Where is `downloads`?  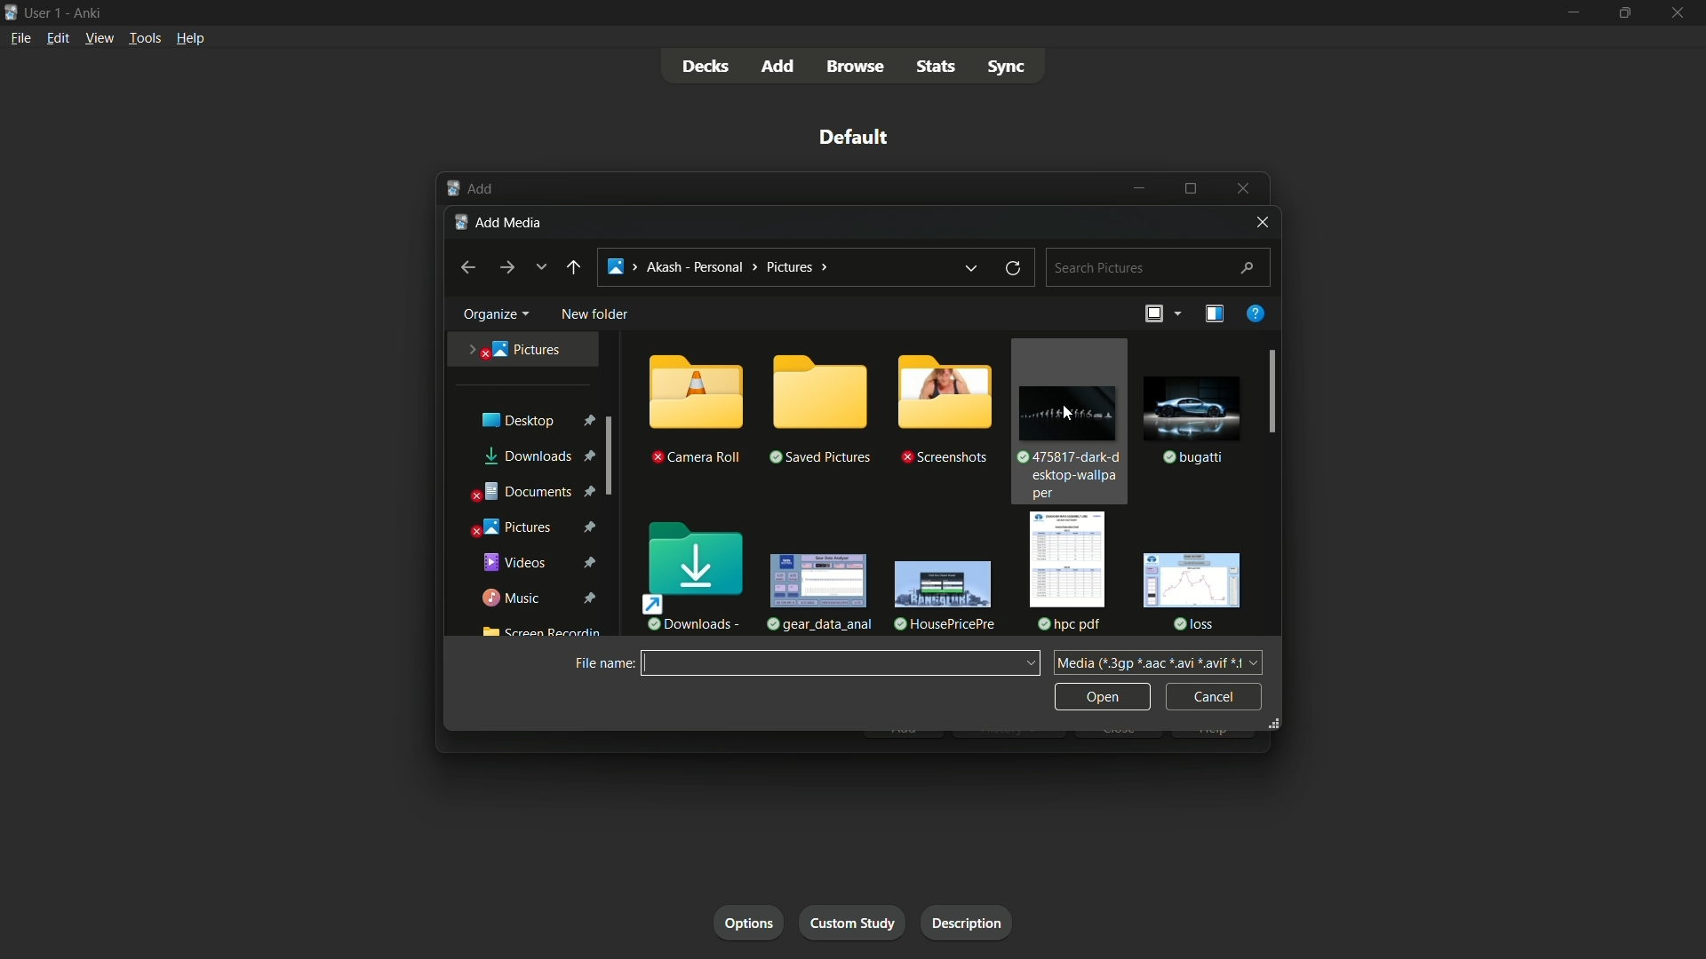 downloads is located at coordinates (537, 456).